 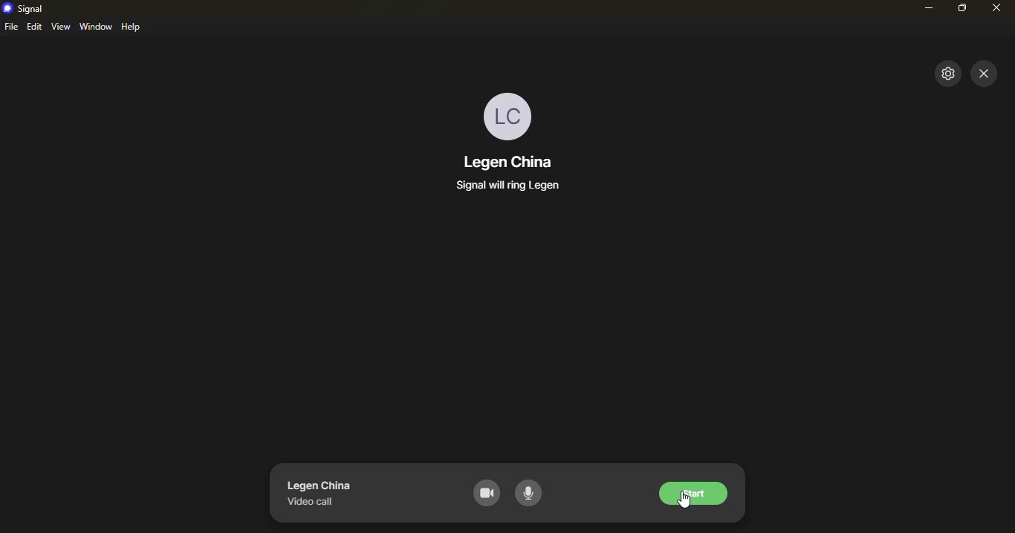 What do you see at coordinates (693, 494) in the screenshot?
I see `start` at bounding box center [693, 494].